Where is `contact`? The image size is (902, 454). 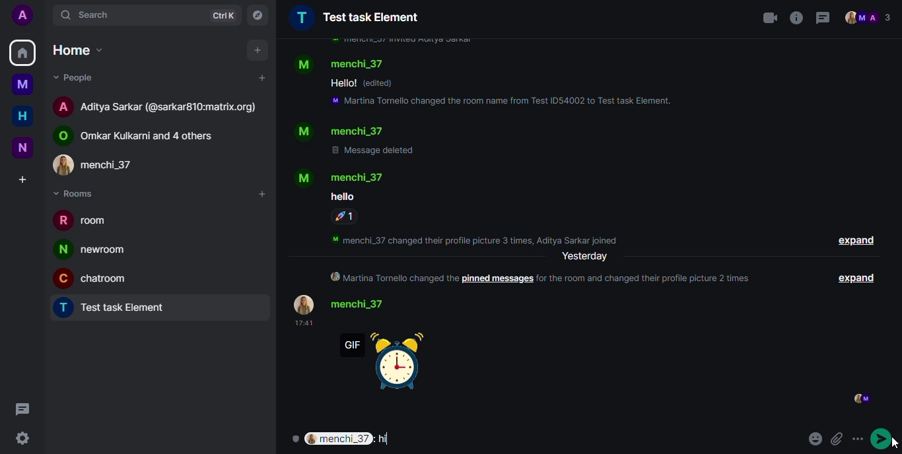 contact is located at coordinates (105, 164).